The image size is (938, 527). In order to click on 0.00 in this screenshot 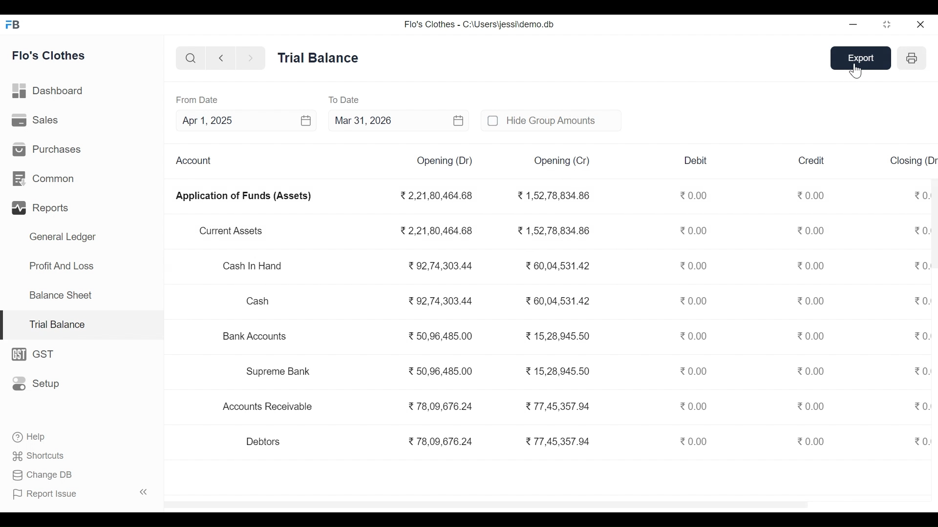, I will do `click(696, 231)`.